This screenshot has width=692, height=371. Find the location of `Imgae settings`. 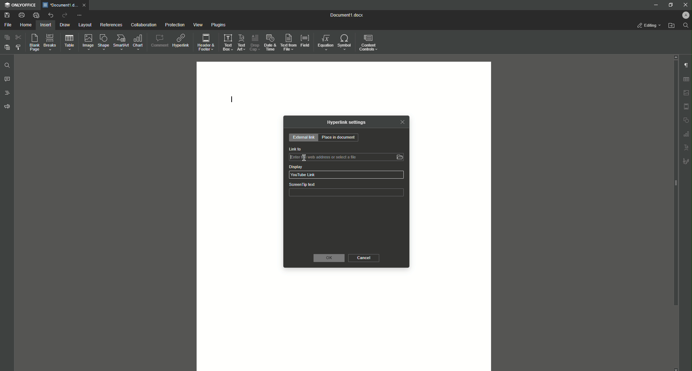

Imgae settings is located at coordinates (687, 93).